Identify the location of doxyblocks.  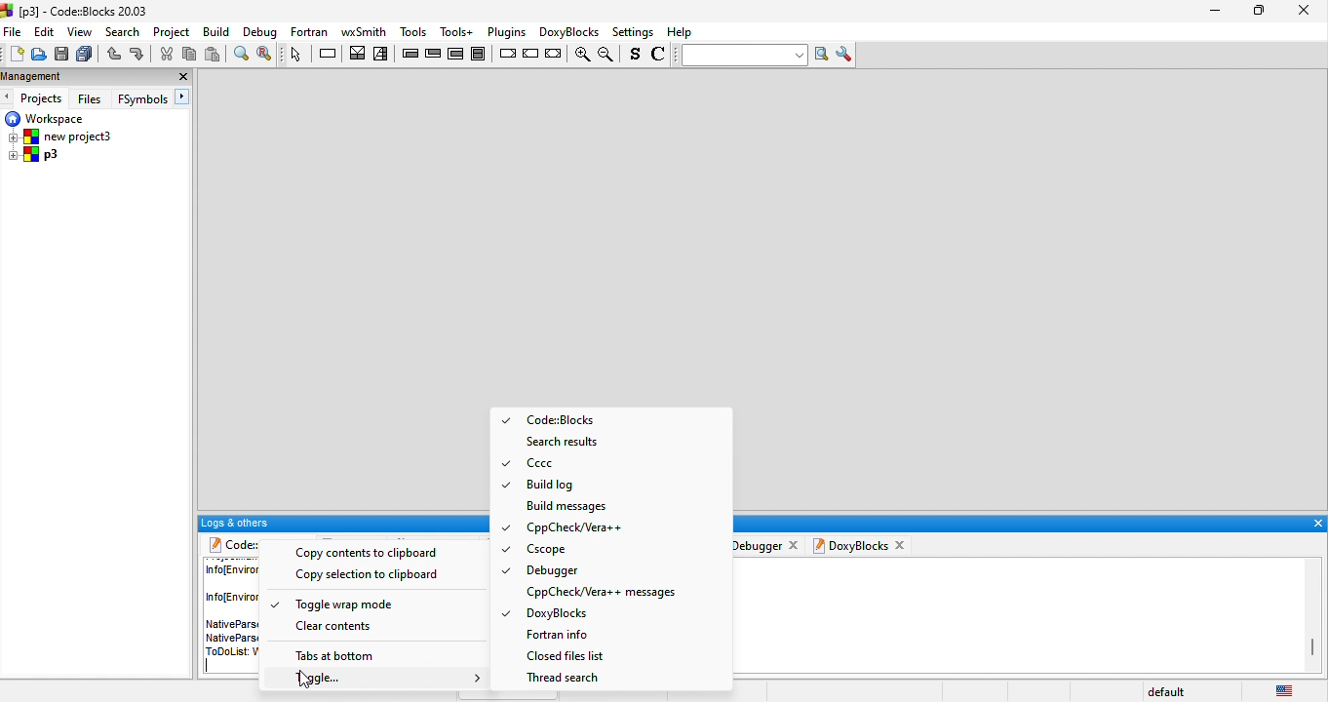
(566, 31).